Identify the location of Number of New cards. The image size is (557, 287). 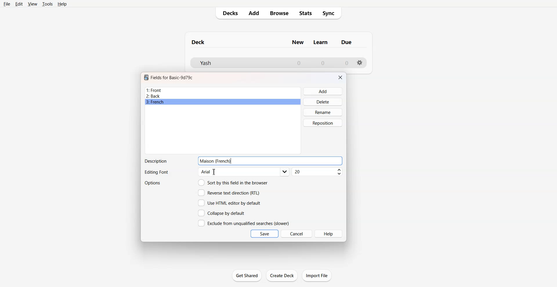
(299, 63).